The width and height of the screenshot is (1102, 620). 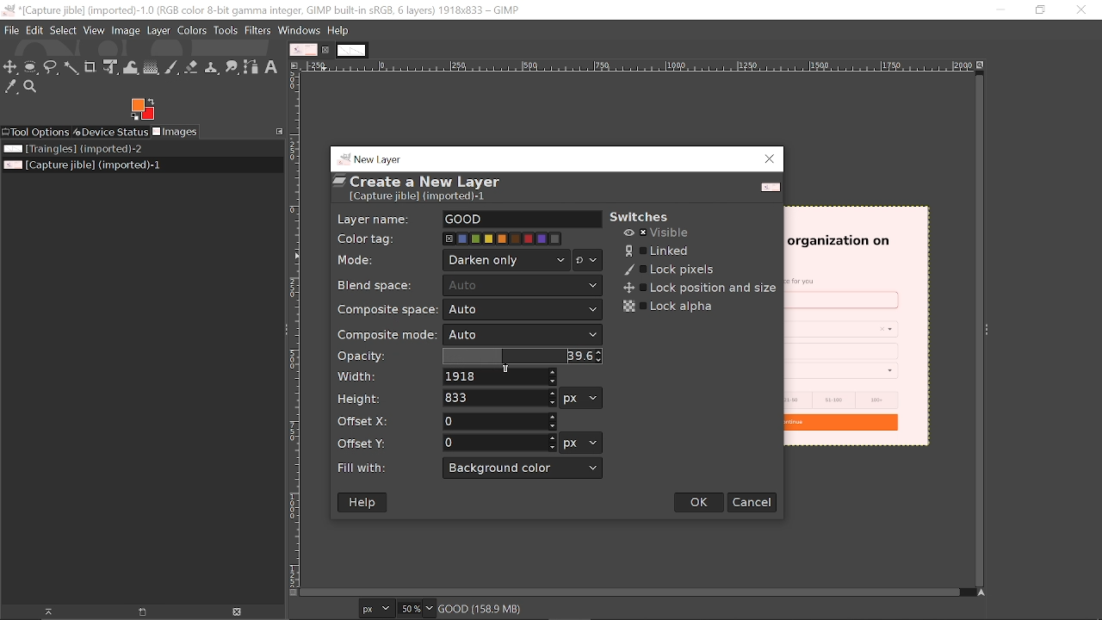 I want to click on Fuzzy select tool, so click(x=70, y=70).